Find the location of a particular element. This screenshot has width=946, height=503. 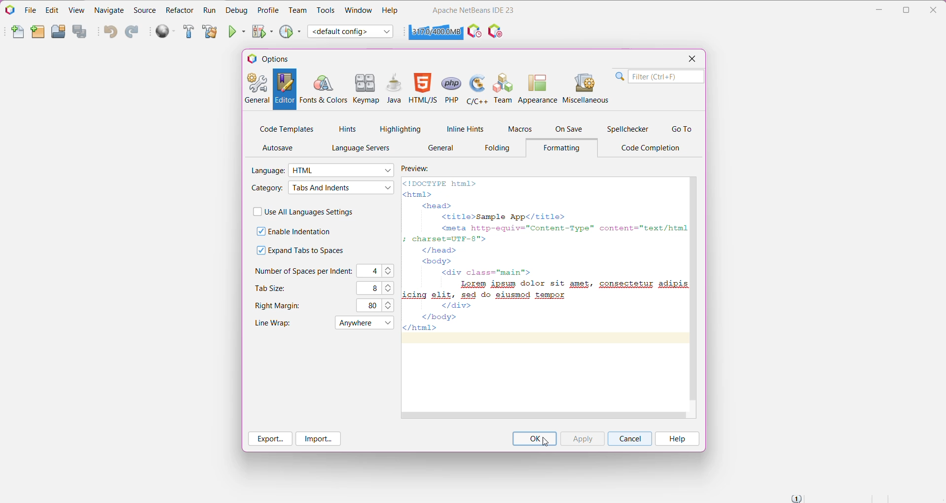

Click 'Apply' to apply the updated highlighting settings is located at coordinates (581, 438).